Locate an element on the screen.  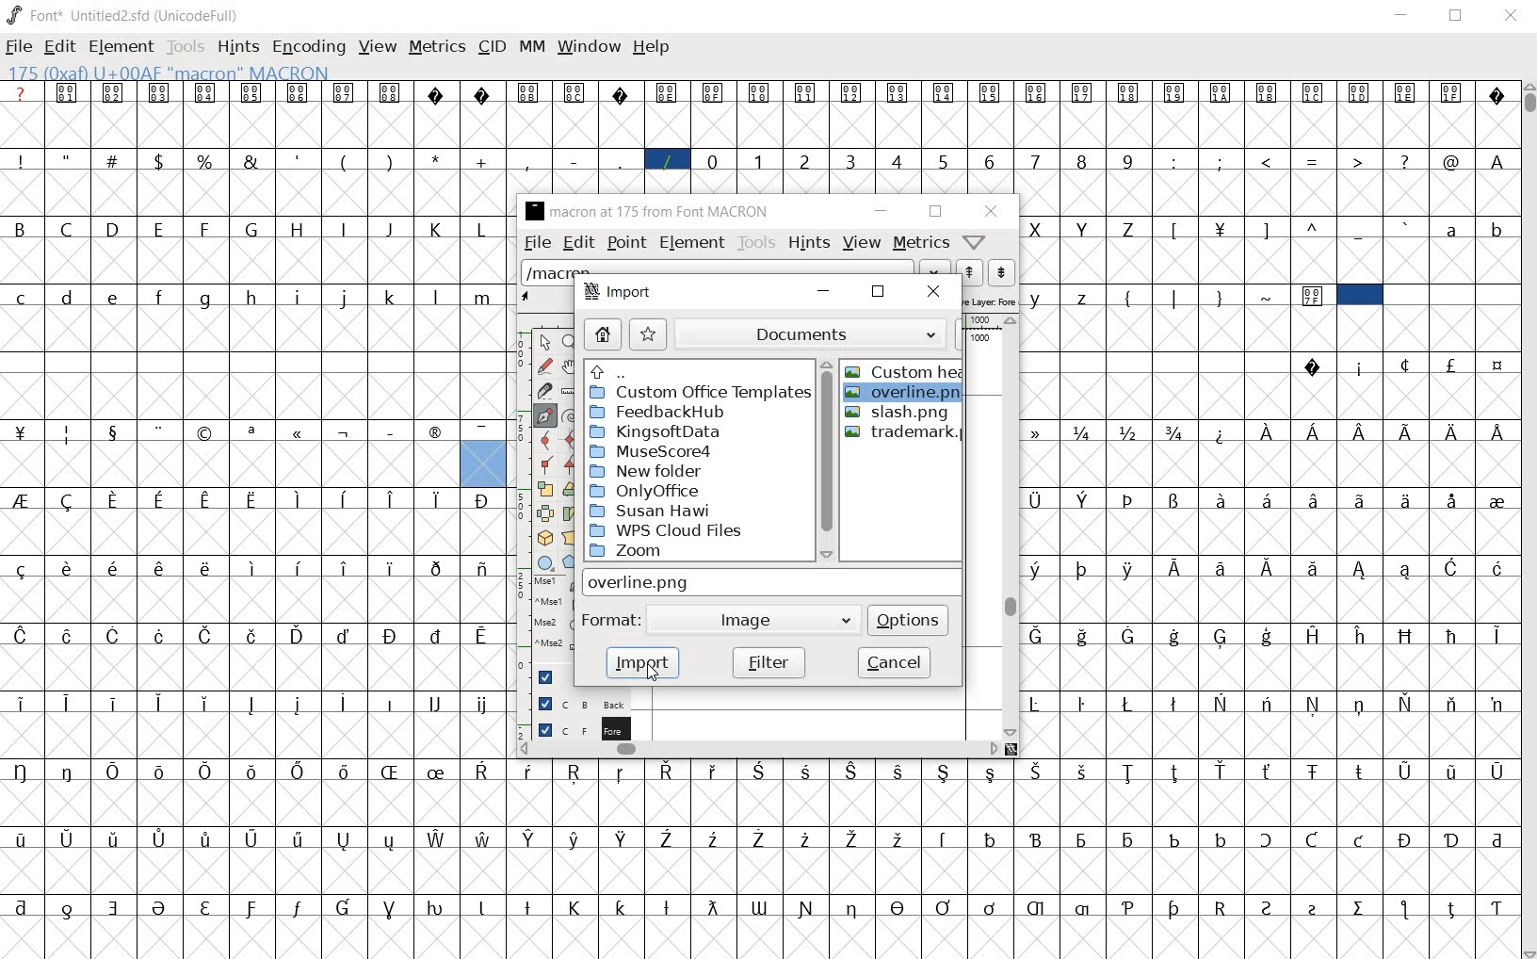
Symbol is located at coordinates (483, 501).